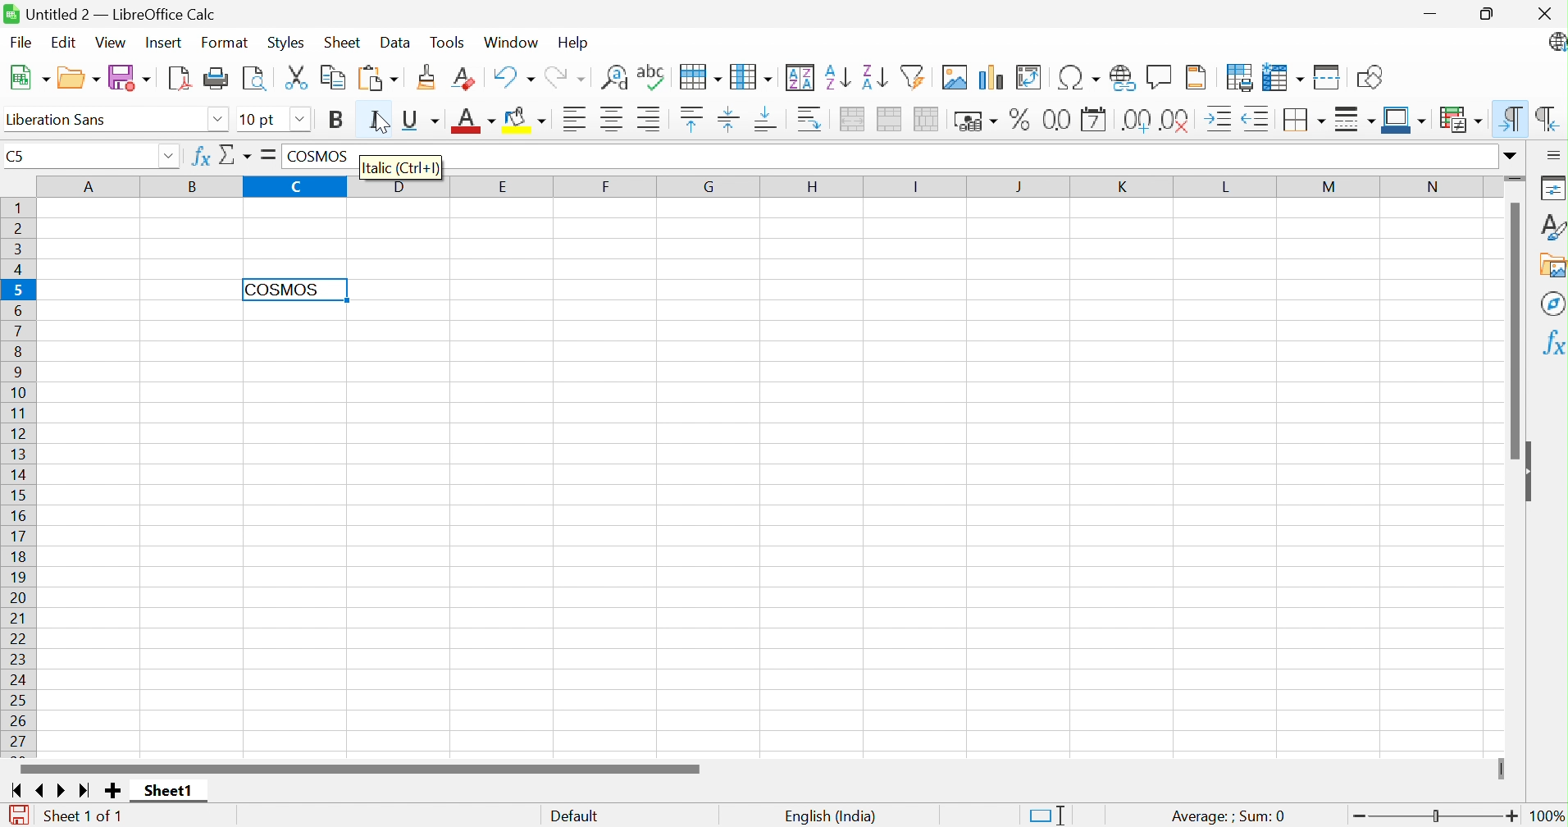  What do you see at coordinates (1355, 816) in the screenshot?
I see `Zoom out` at bounding box center [1355, 816].